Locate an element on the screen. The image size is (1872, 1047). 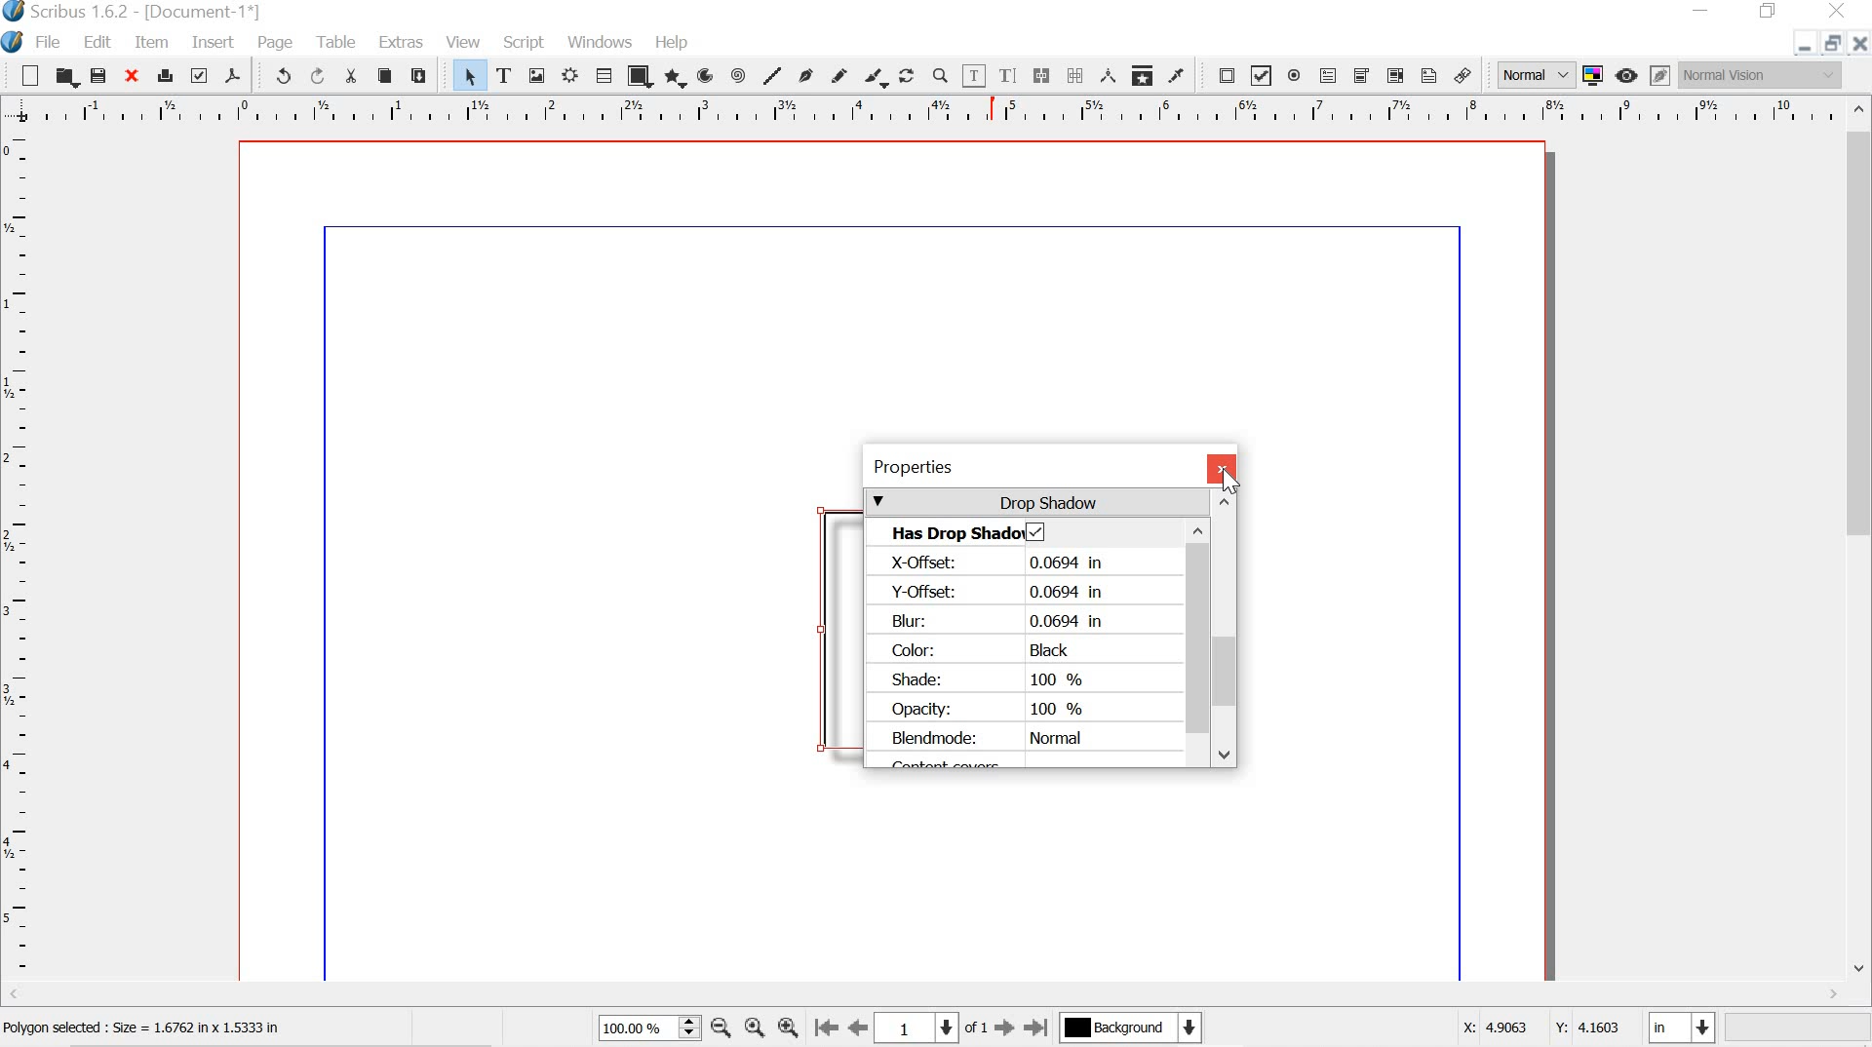
new is located at coordinates (29, 74).